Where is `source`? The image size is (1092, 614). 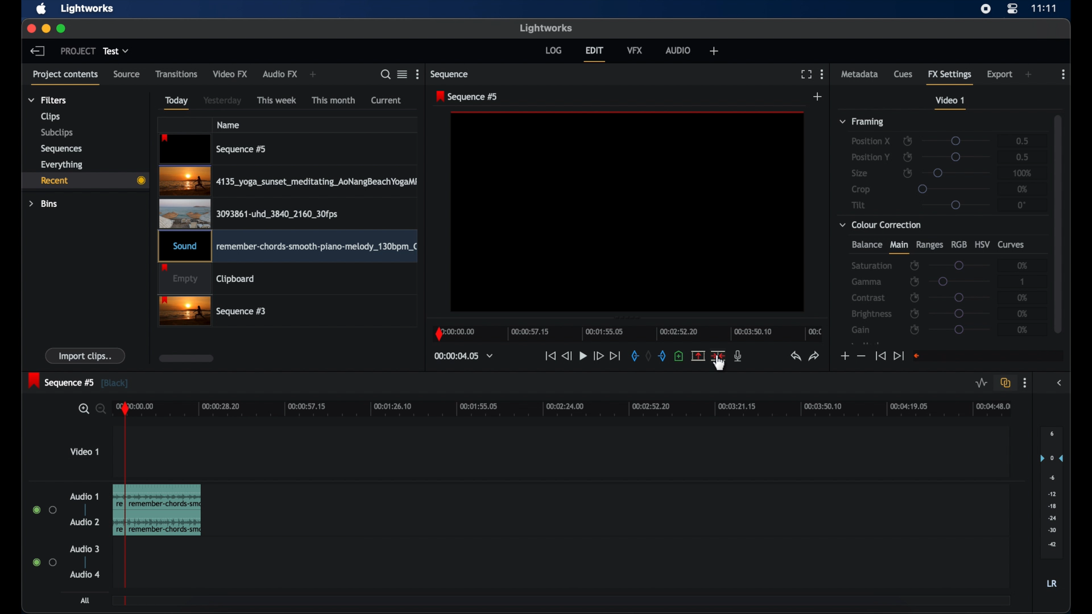
source is located at coordinates (127, 74).